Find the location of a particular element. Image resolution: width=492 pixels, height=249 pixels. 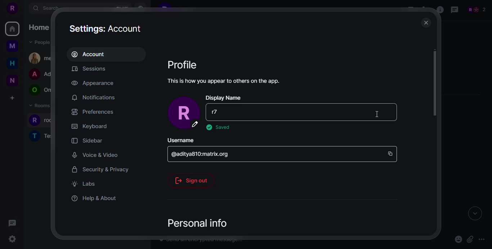

account is located at coordinates (91, 54).